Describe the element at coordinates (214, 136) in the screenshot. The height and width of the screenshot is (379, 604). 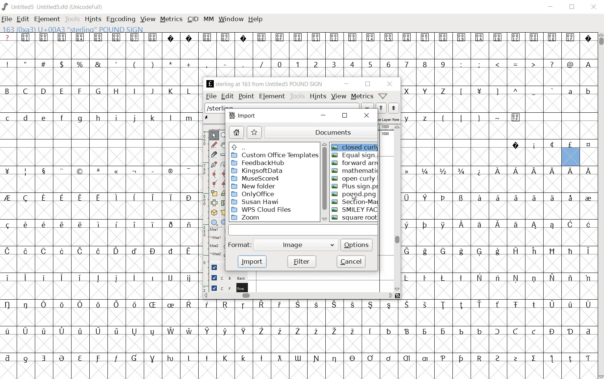
I see `point` at that location.